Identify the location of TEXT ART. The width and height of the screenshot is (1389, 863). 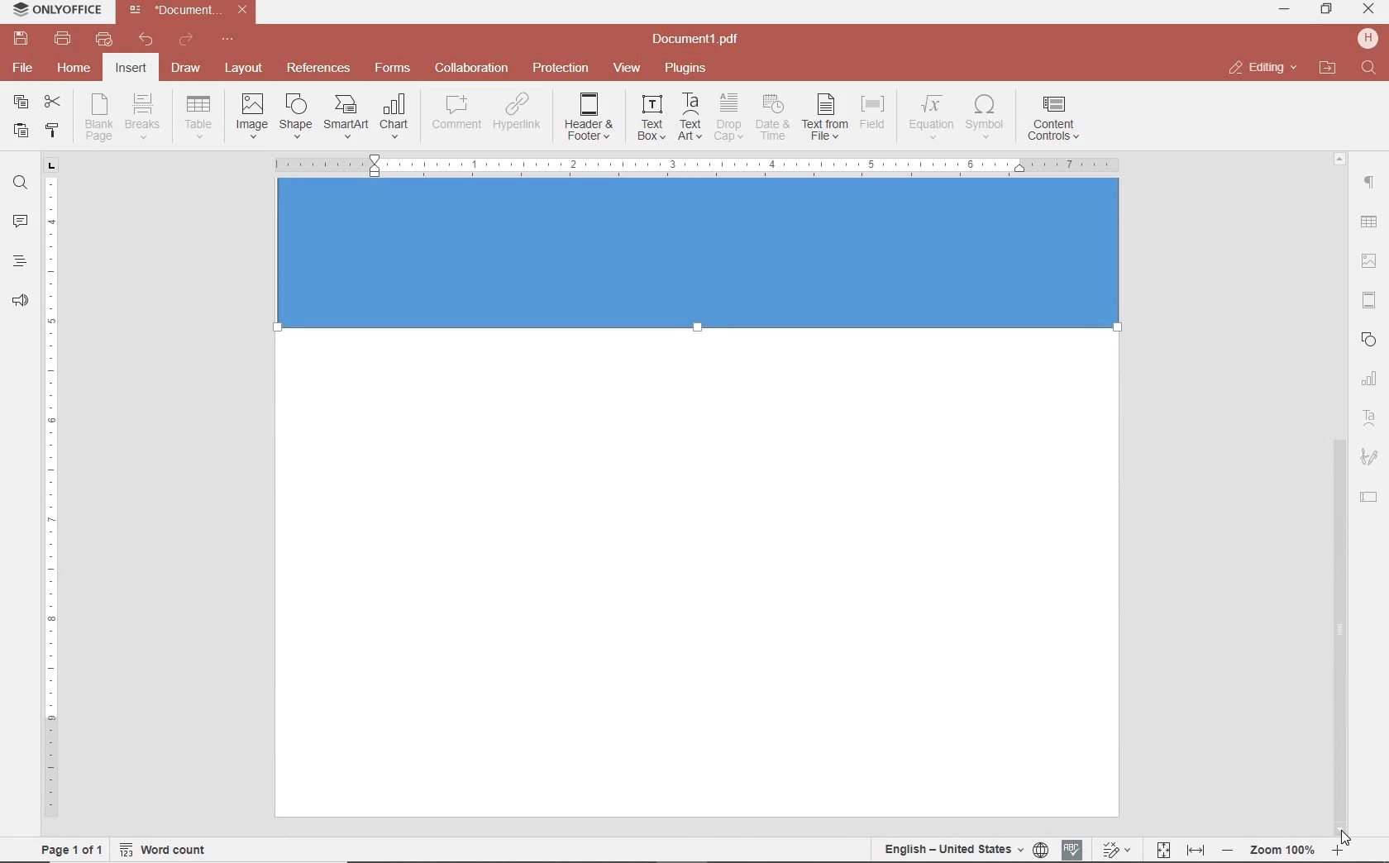
(1370, 420).